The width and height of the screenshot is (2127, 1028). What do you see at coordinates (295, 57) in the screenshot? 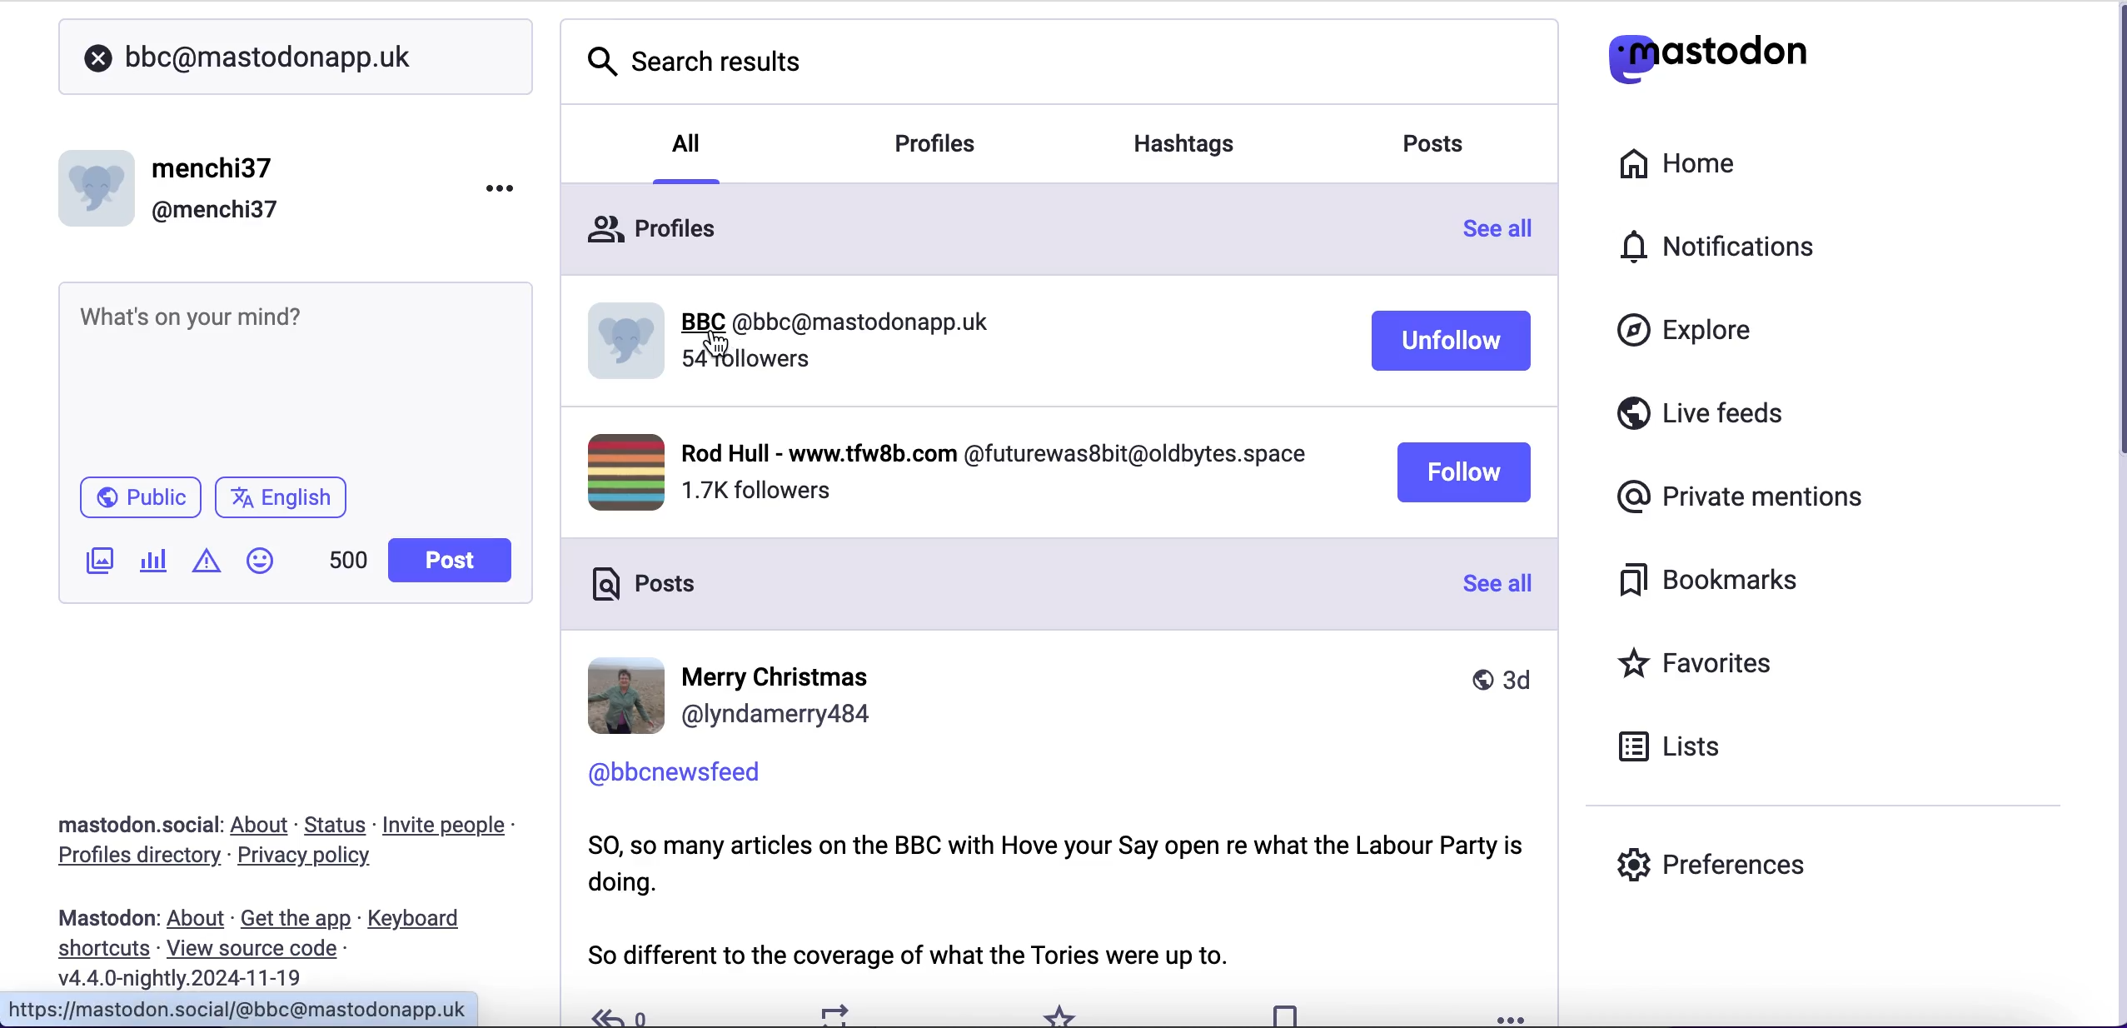
I see `user search` at bounding box center [295, 57].